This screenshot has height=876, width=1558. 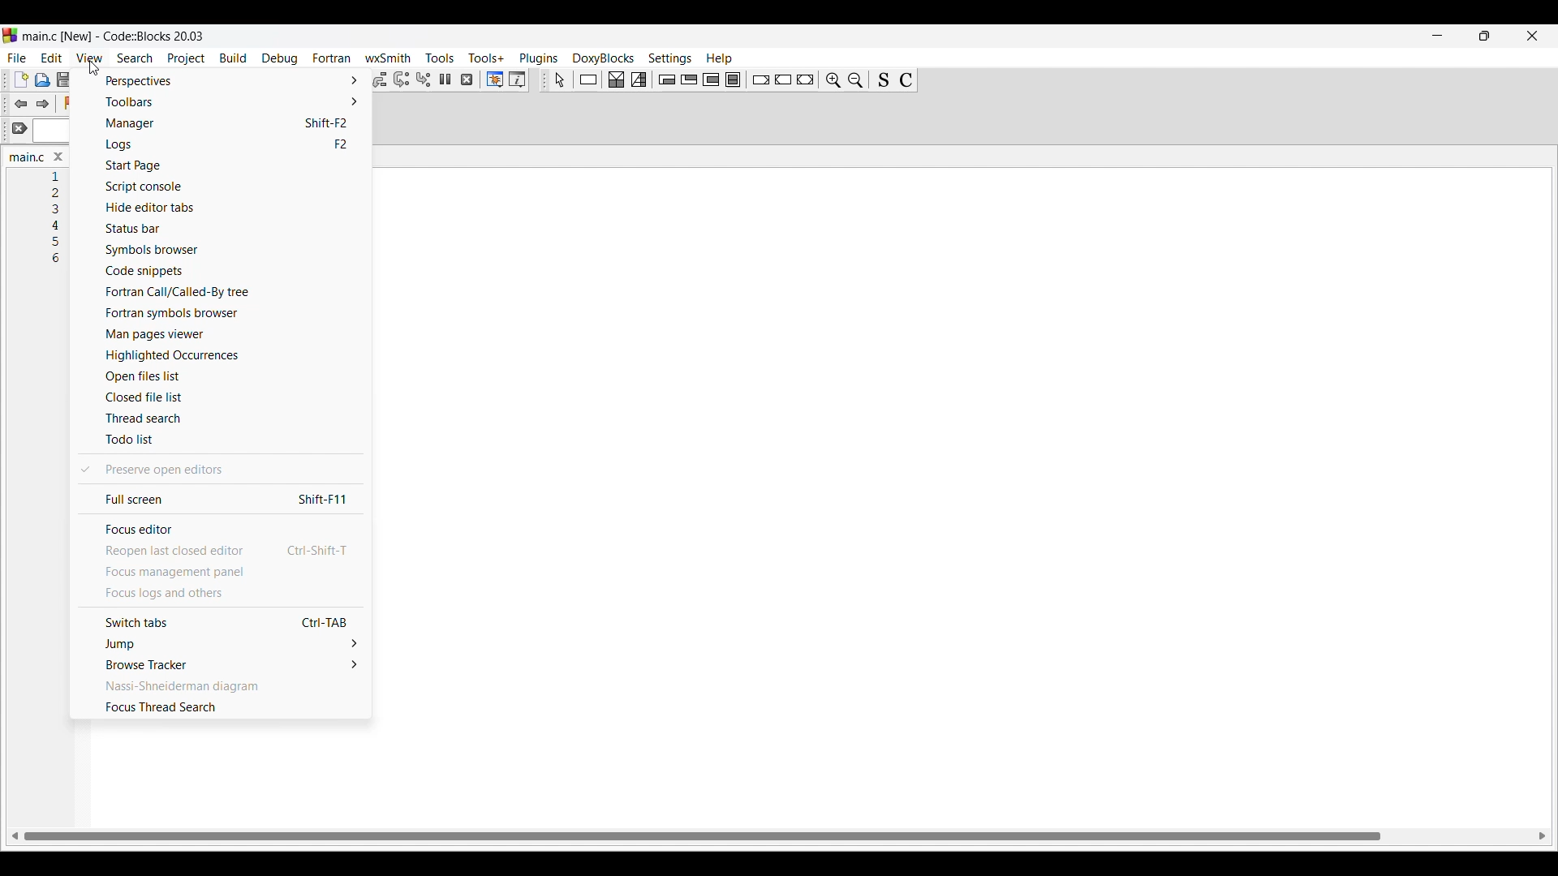 I want to click on Todo list, so click(x=220, y=440).